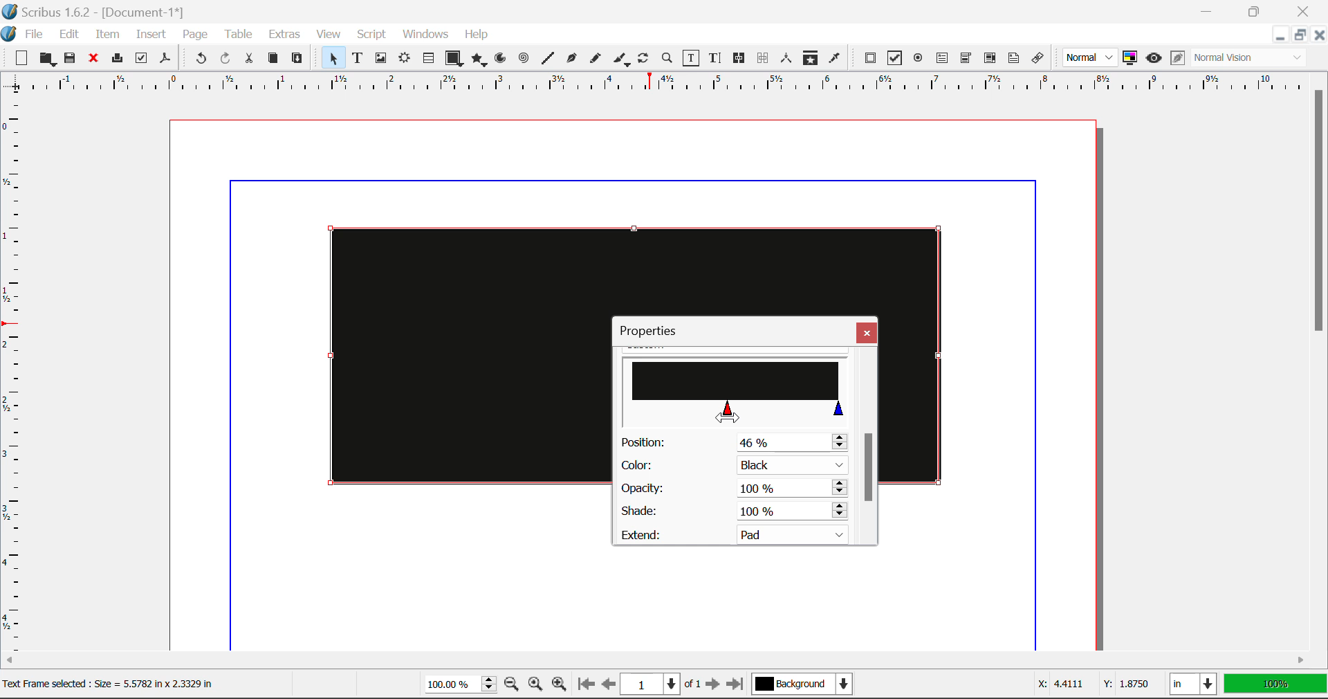 Image resolution: width=1328 pixels, height=699 pixels. What do you see at coordinates (894, 58) in the screenshot?
I see `PDF Checkbox` at bounding box center [894, 58].